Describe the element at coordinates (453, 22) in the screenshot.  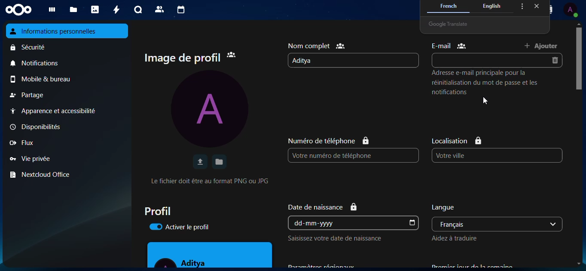
I see `translate` at that location.